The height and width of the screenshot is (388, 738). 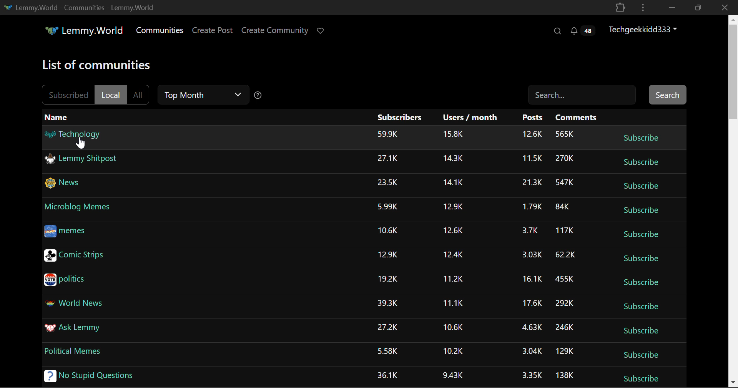 What do you see at coordinates (565, 255) in the screenshot?
I see `Amount ` at bounding box center [565, 255].